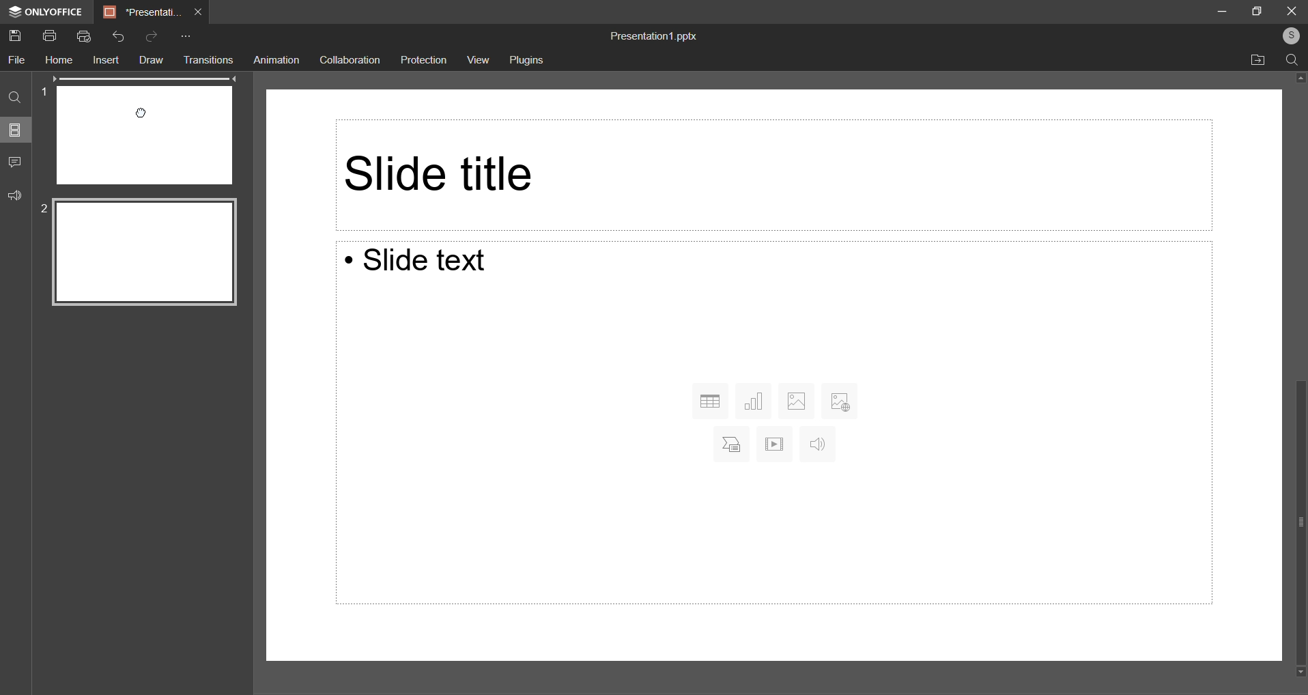 The height and width of the screenshot is (695, 1308). Describe the element at coordinates (45, 90) in the screenshot. I see `1` at that location.